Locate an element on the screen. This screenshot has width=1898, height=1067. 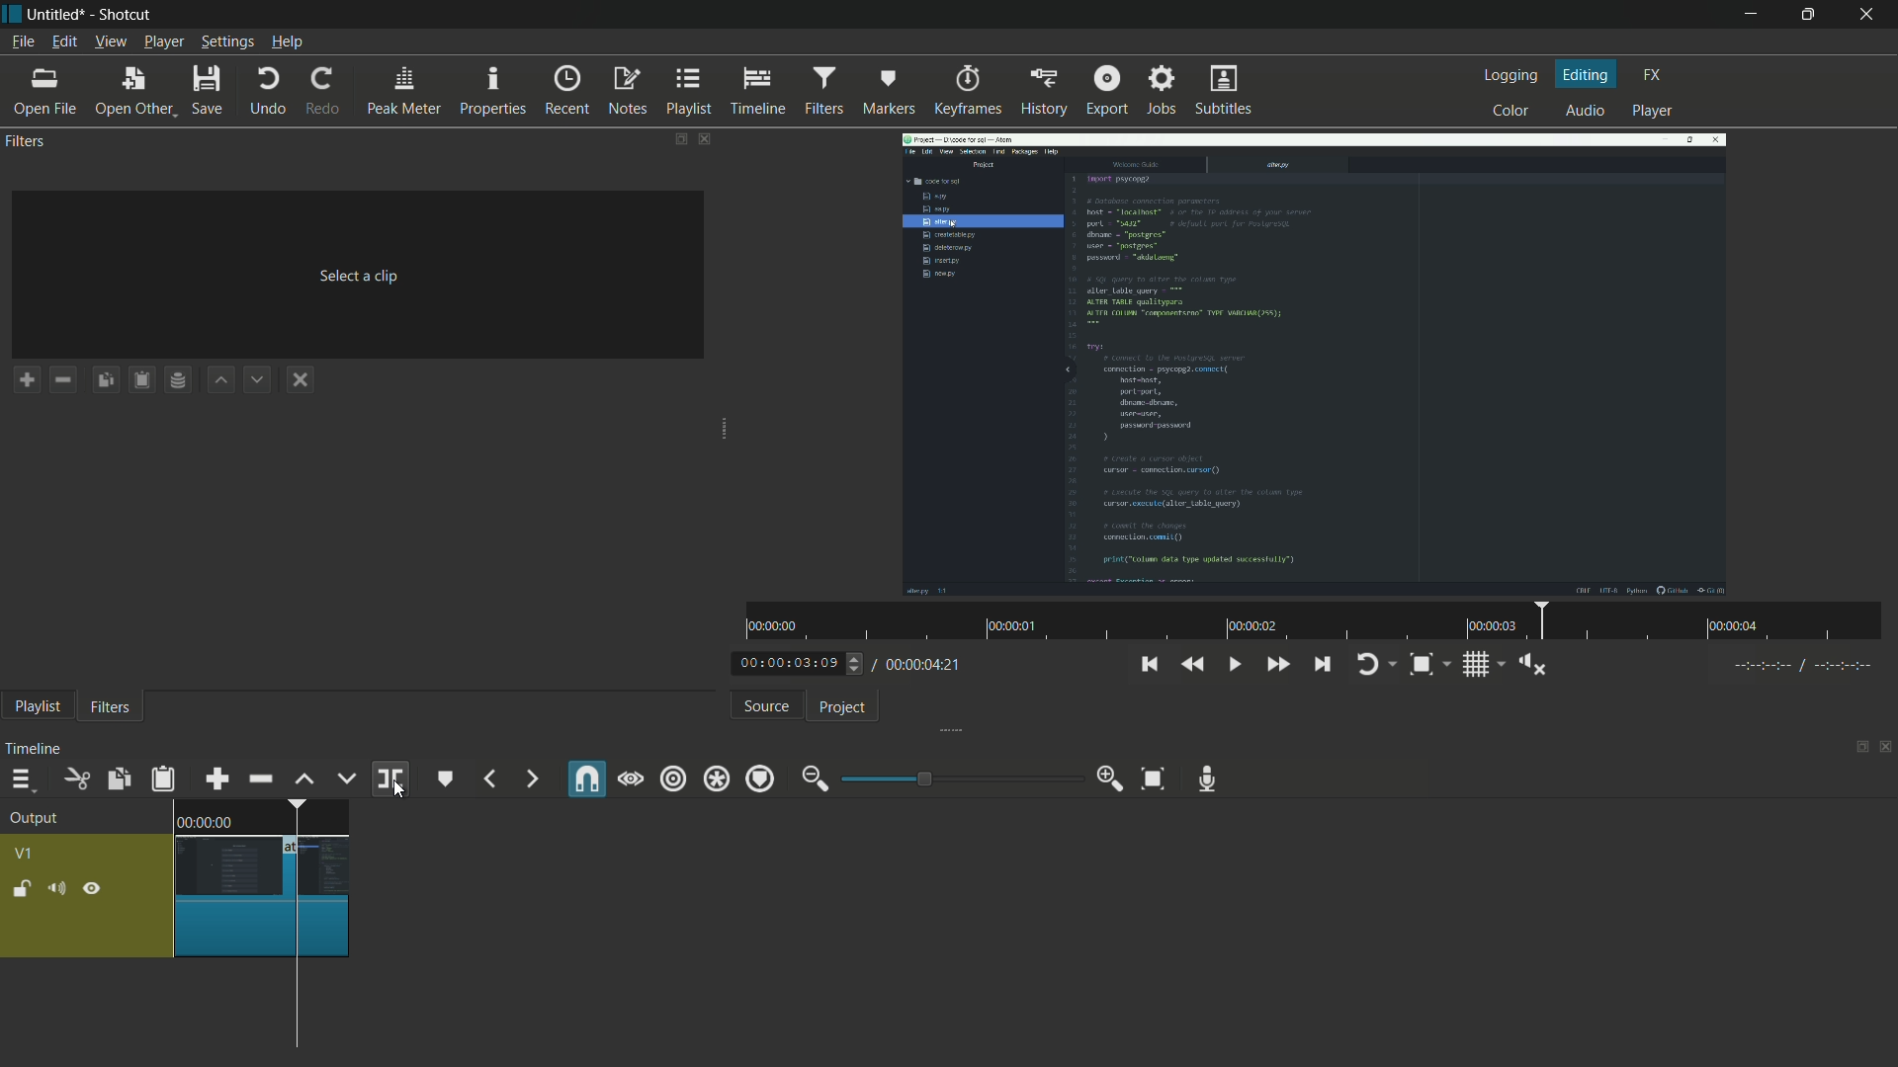
edit menu is located at coordinates (64, 42).